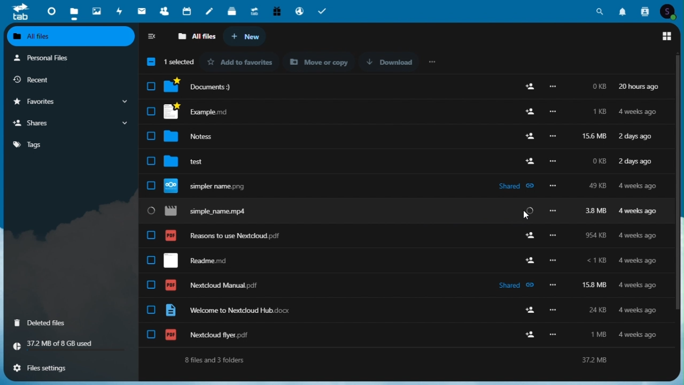  What do you see at coordinates (408, 89) in the screenshot?
I see `Document 3` at bounding box center [408, 89].